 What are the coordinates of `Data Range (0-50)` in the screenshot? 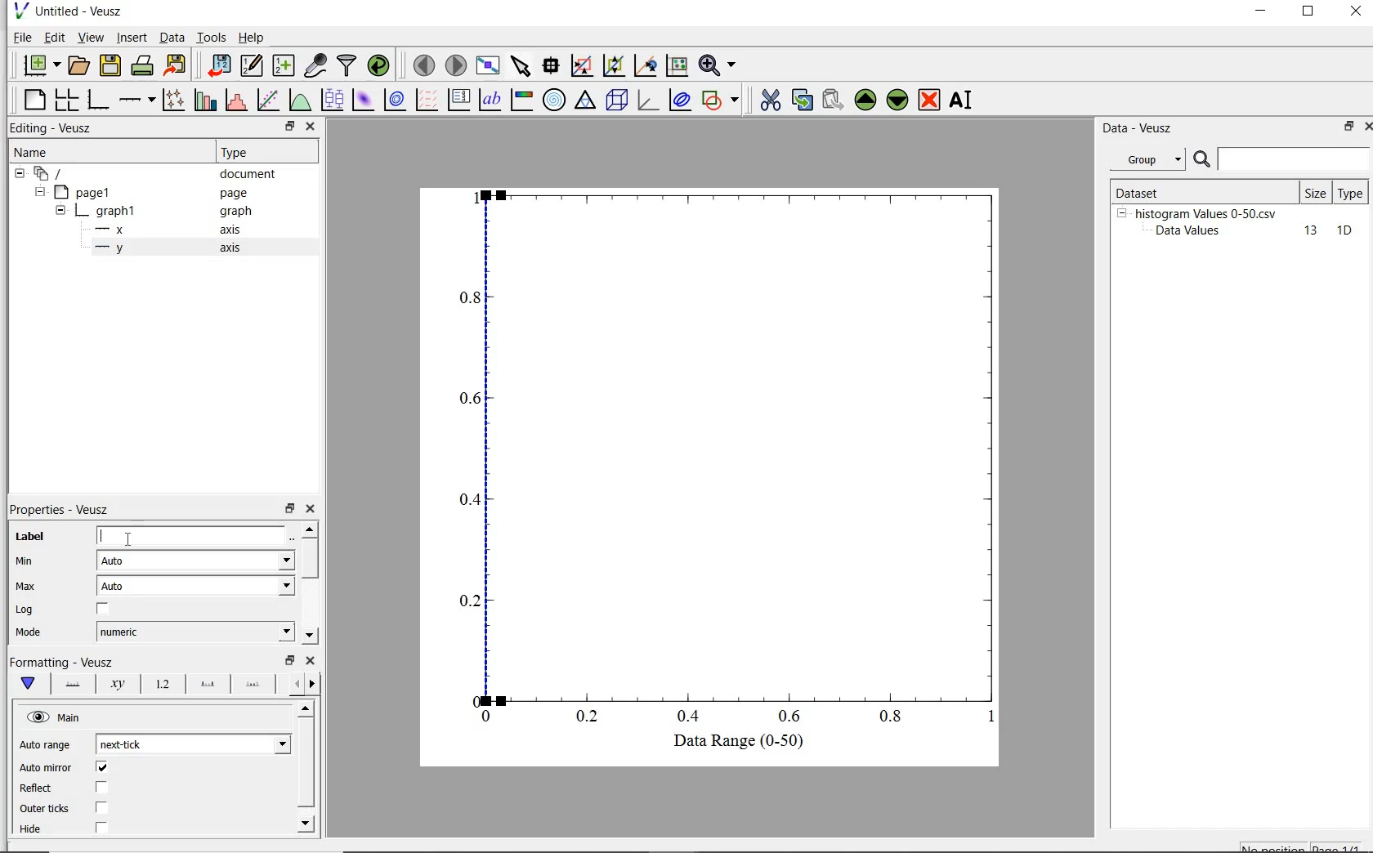 It's located at (731, 742).